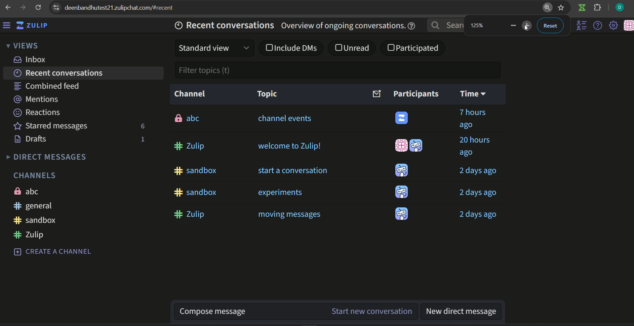 This screenshot has height=326, width=634. I want to click on #zulip, so click(190, 146).